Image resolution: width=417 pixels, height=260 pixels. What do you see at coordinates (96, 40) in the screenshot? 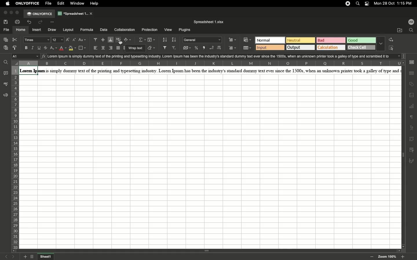
I see `Align top` at bounding box center [96, 40].